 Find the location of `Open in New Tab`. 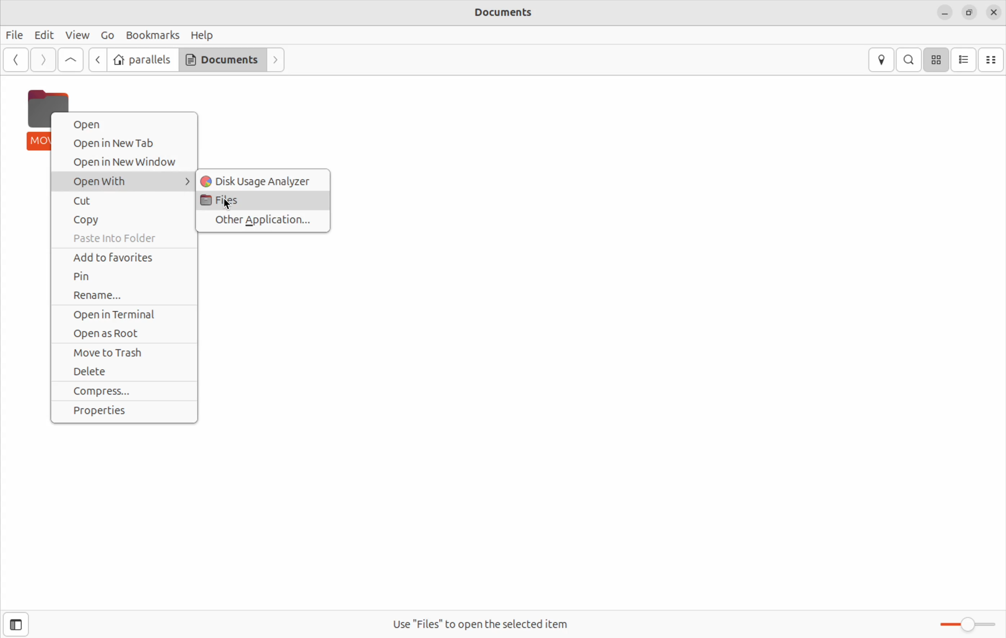

Open in New Tab is located at coordinates (125, 145).